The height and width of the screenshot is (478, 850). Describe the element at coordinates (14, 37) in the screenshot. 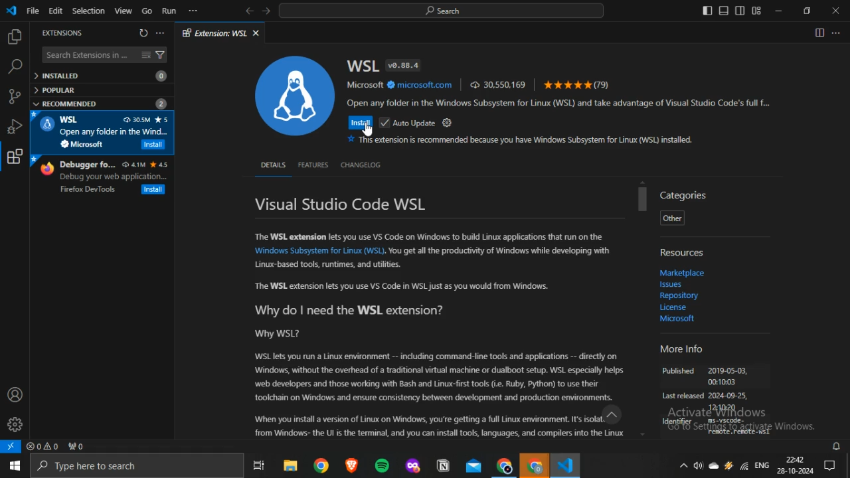

I see `explorer` at that location.